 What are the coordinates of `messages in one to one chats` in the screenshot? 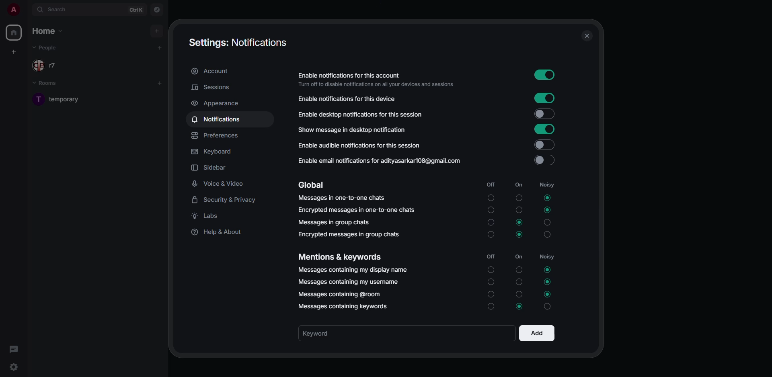 It's located at (343, 199).